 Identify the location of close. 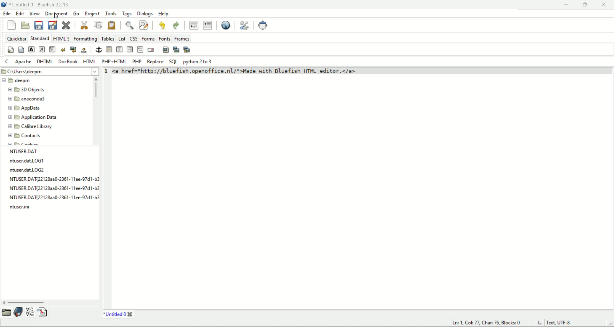
(604, 5).